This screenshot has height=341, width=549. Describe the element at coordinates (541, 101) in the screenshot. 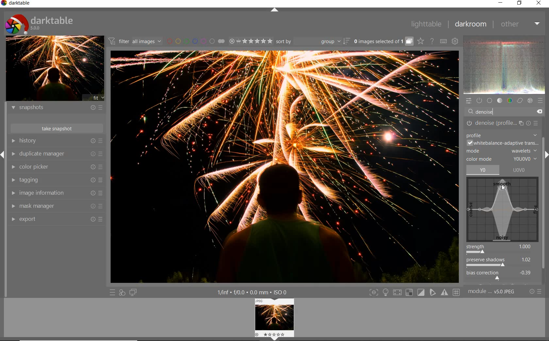

I see `presets` at that location.